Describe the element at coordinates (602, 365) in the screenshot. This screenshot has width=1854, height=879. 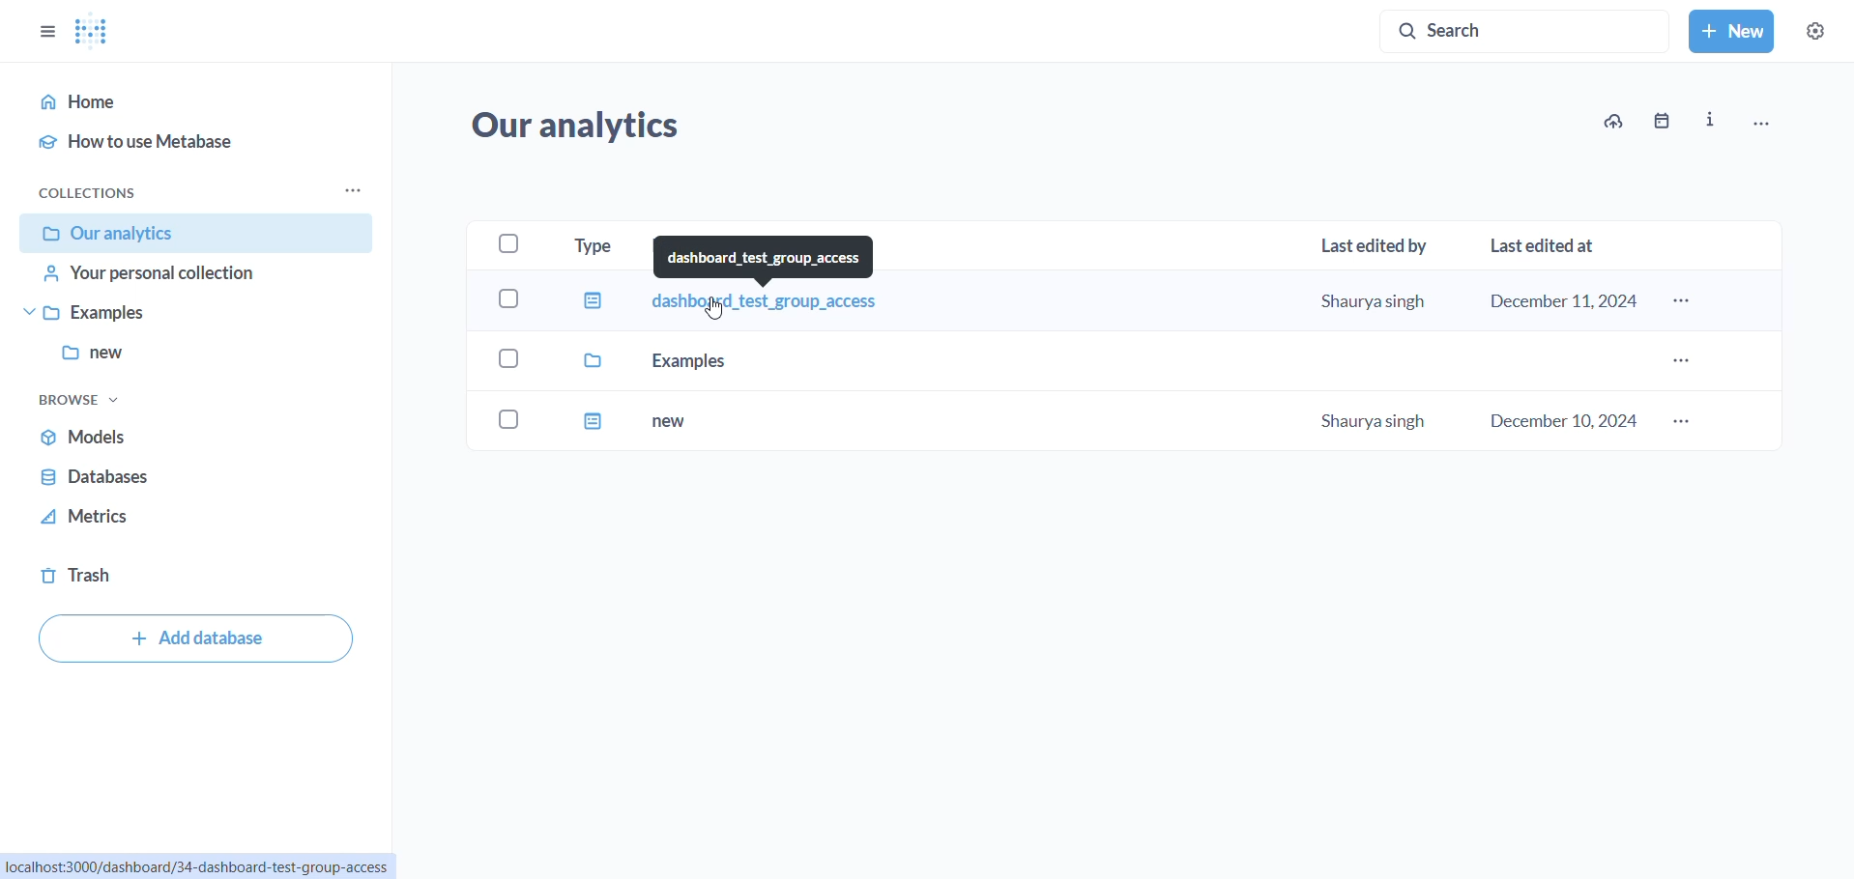
I see `type values` at that location.